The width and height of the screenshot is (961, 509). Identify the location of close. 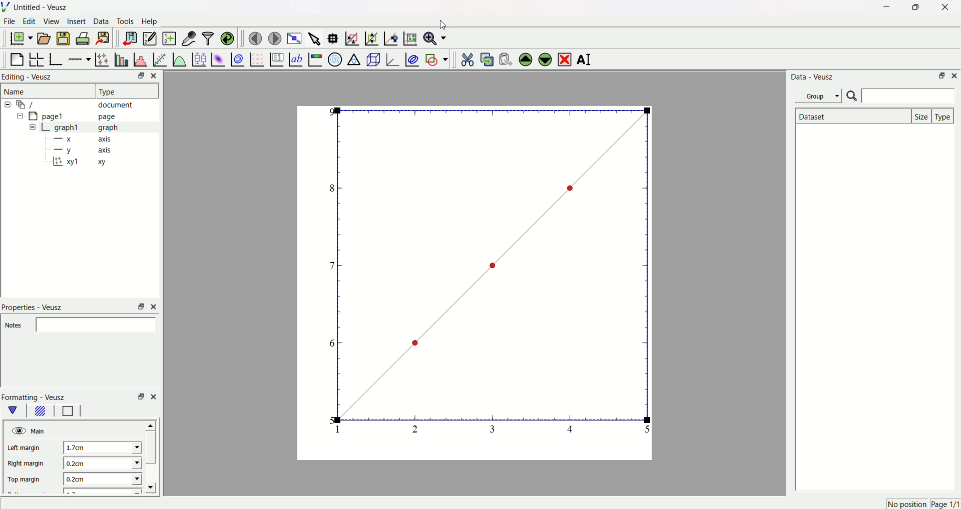
(155, 306).